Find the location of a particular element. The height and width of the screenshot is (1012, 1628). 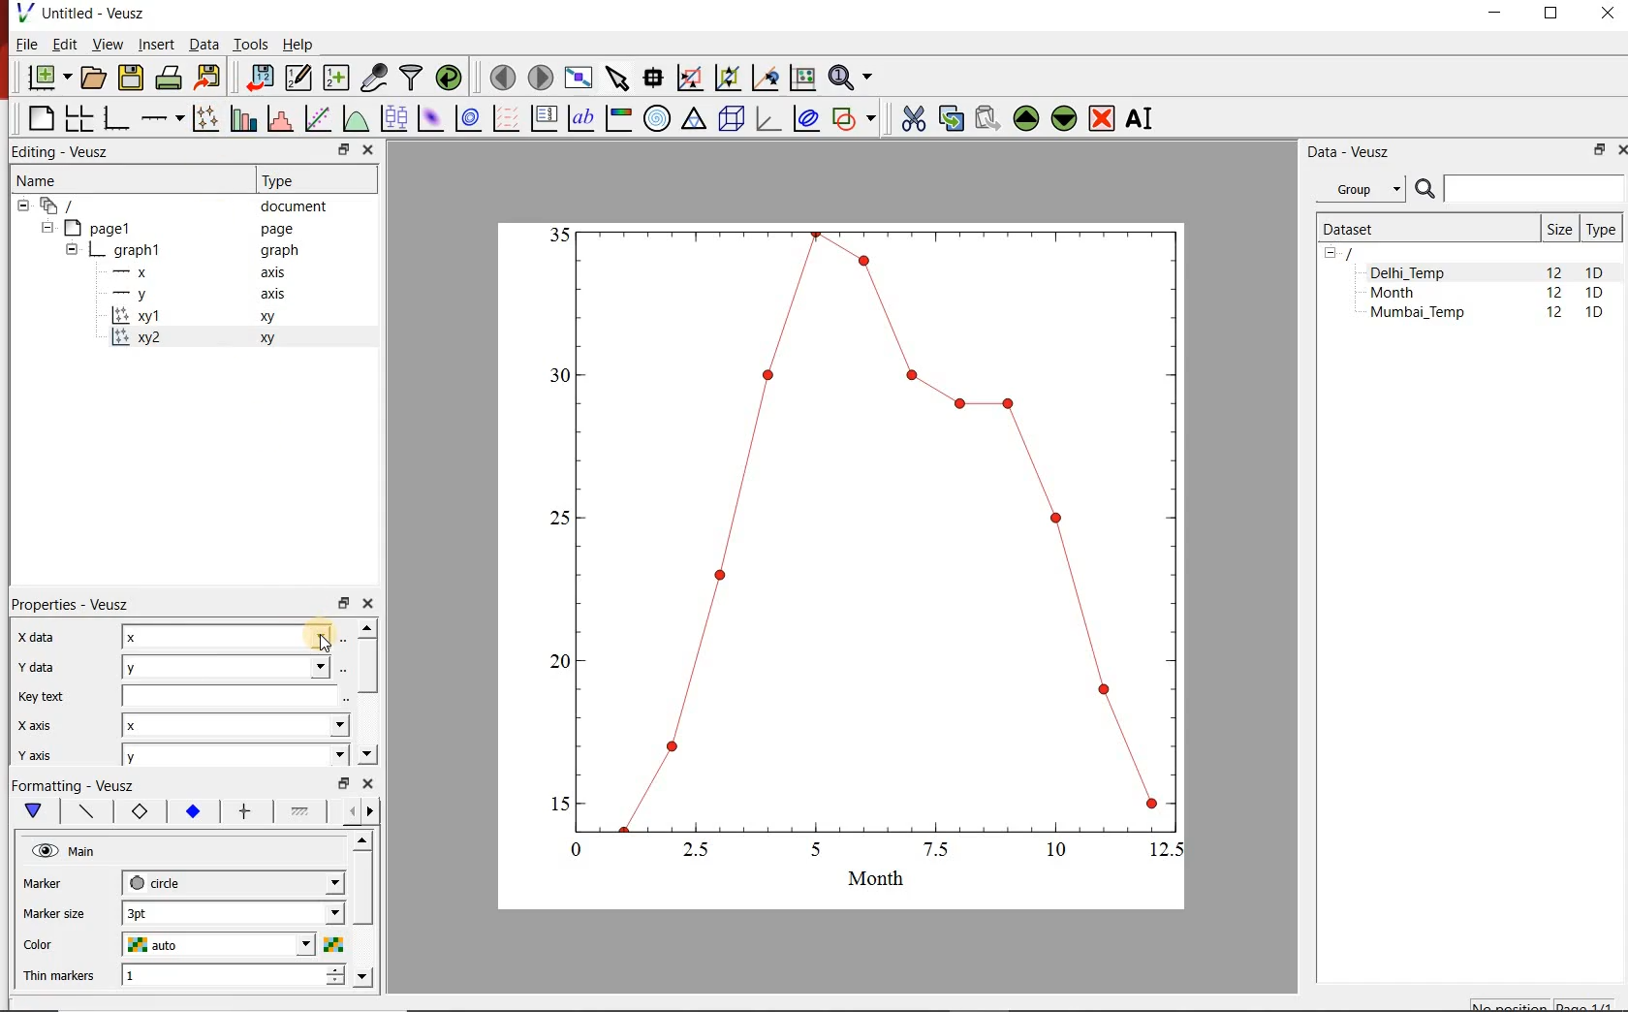

new document is located at coordinates (47, 78).